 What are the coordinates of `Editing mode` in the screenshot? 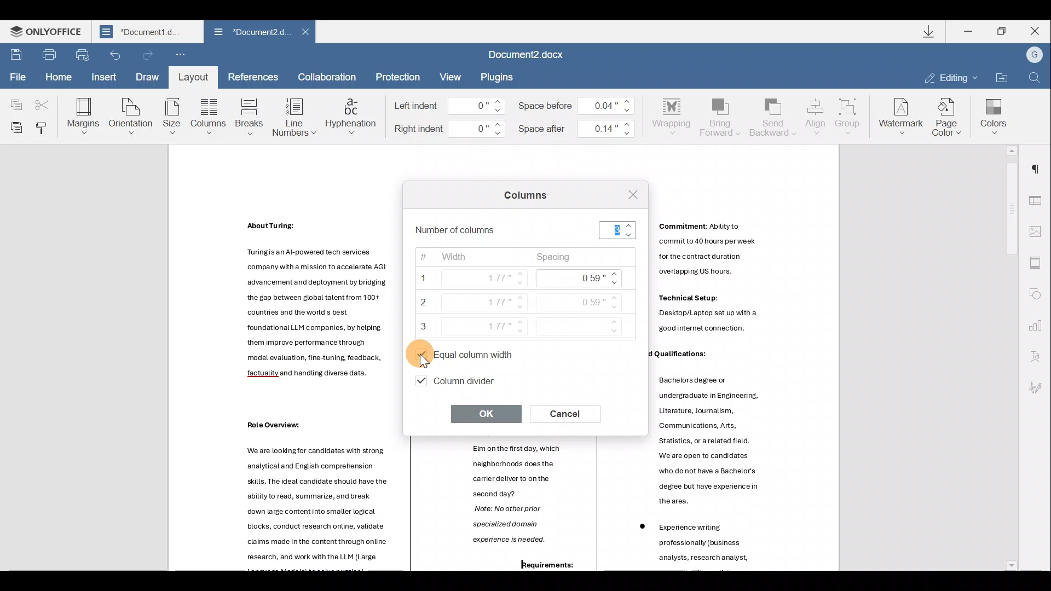 It's located at (950, 77).